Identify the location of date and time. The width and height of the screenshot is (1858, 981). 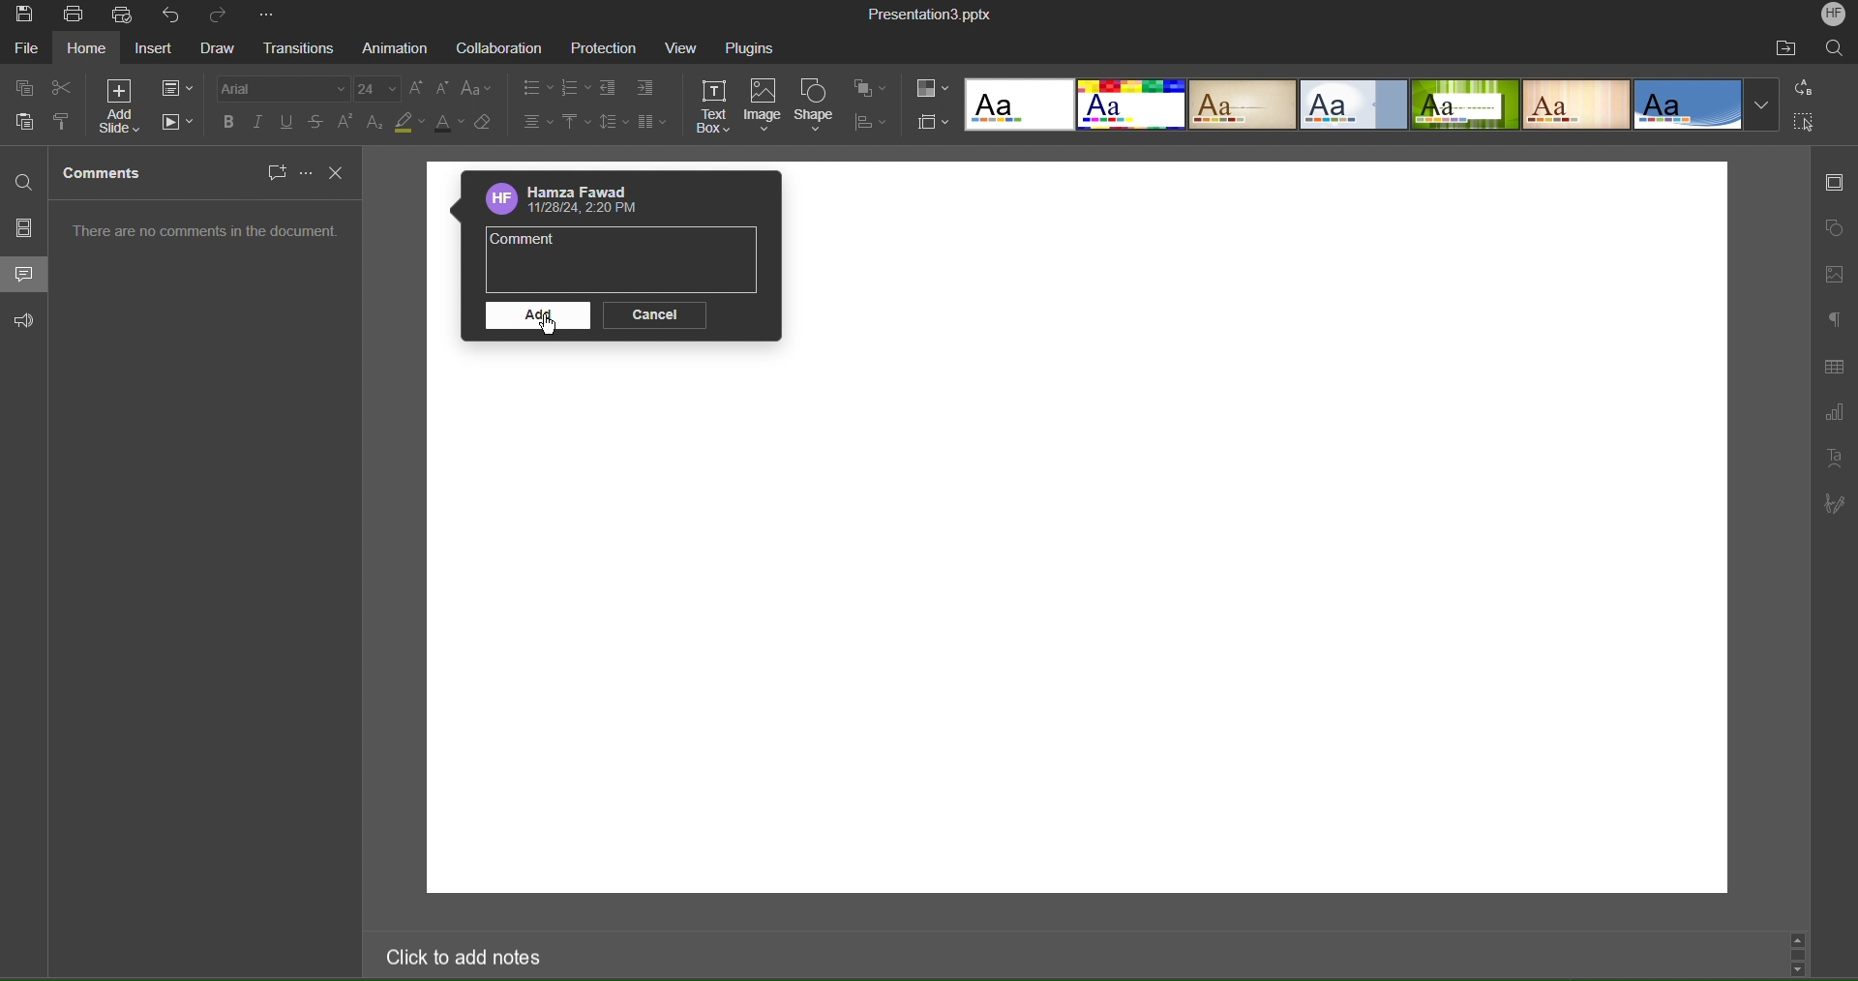
(585, 210).